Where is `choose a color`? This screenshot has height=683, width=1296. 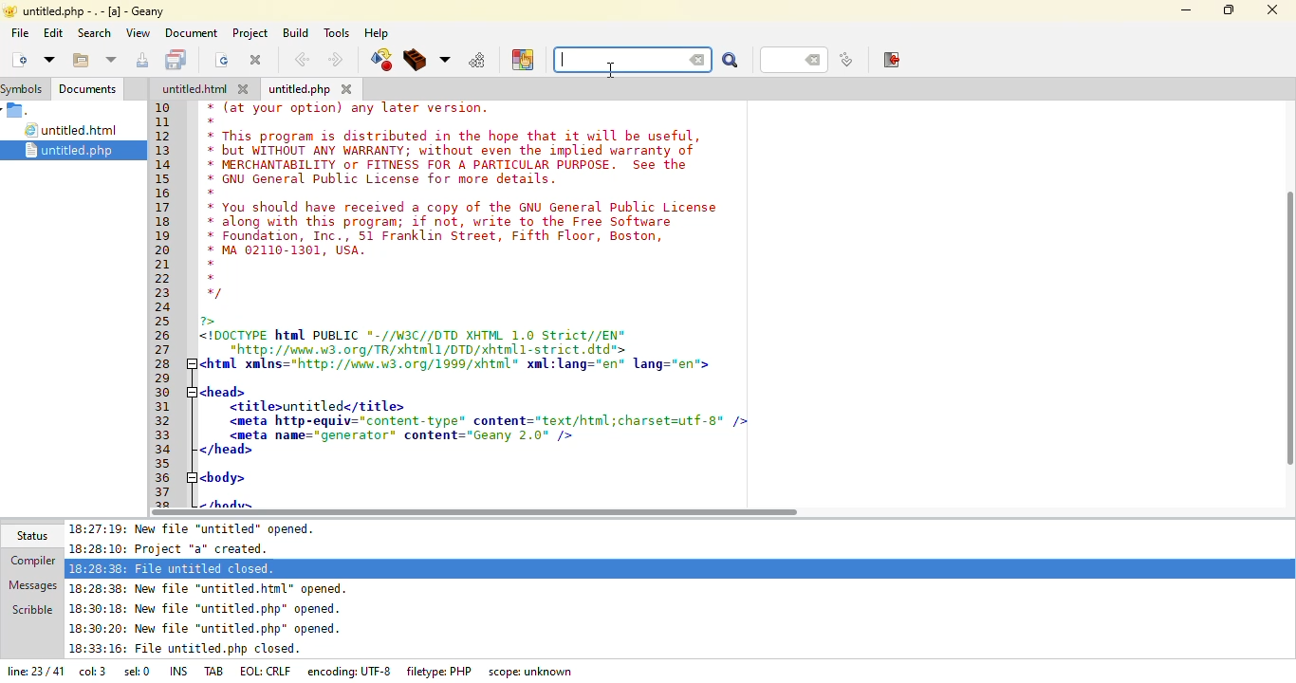 choose a color is located at coordinates (523, 59).